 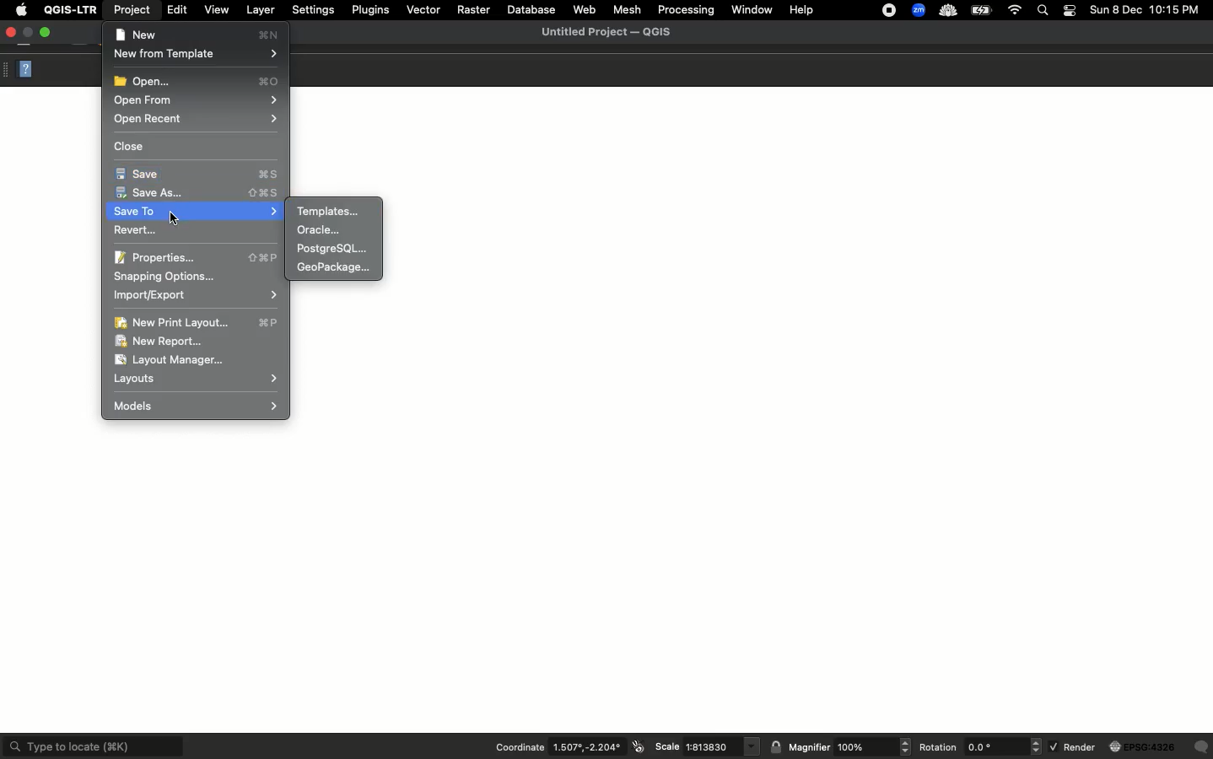 What do you see at coordinates (196, 295) in the screenshot?
I see `Import export` at bounding box center [196, 295].